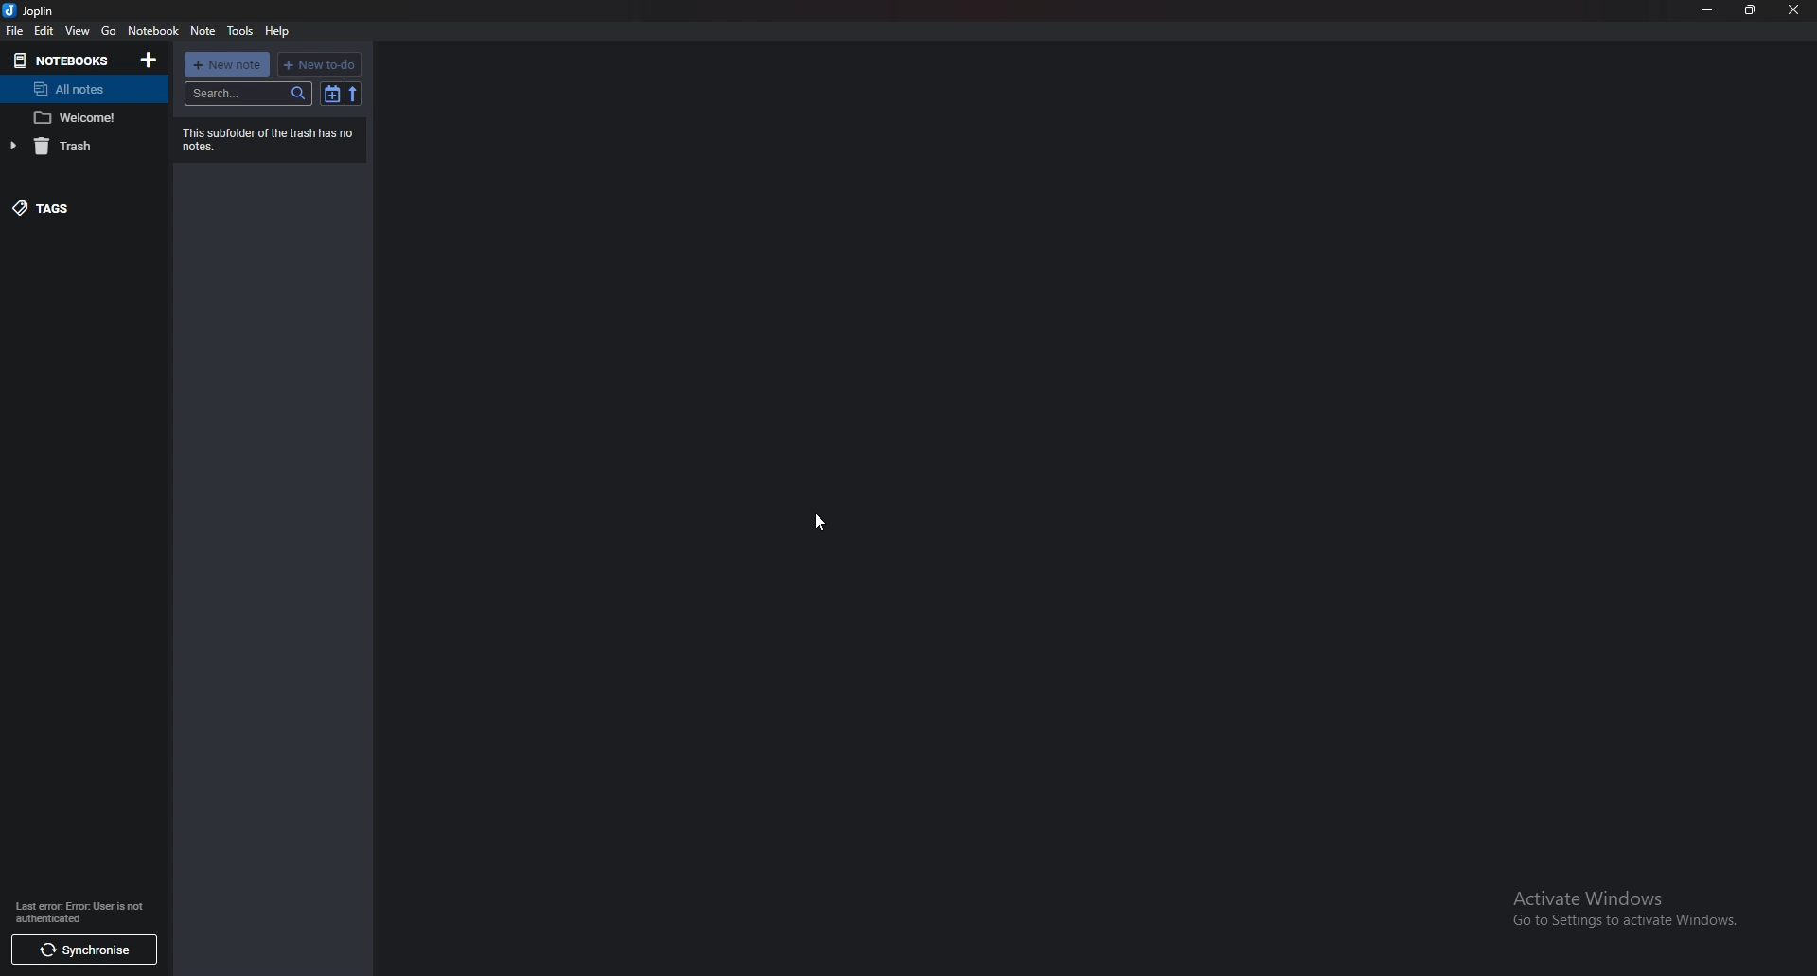 The width and height of the screenshot is (1817, 976). Describe the element at coordinates (37, 10) in the screenshot. I see `joplin` at that location.